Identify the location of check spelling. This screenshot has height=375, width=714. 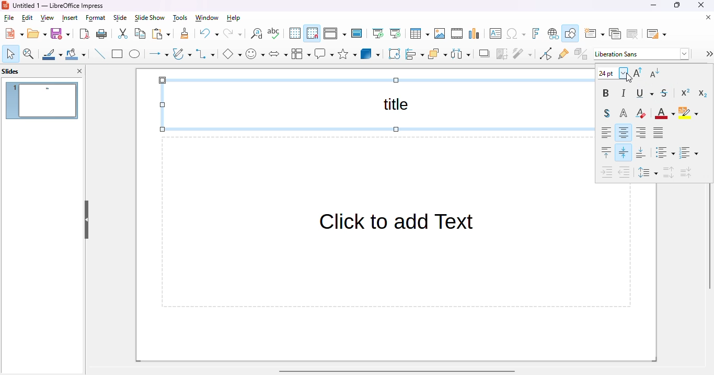
(273, 33).